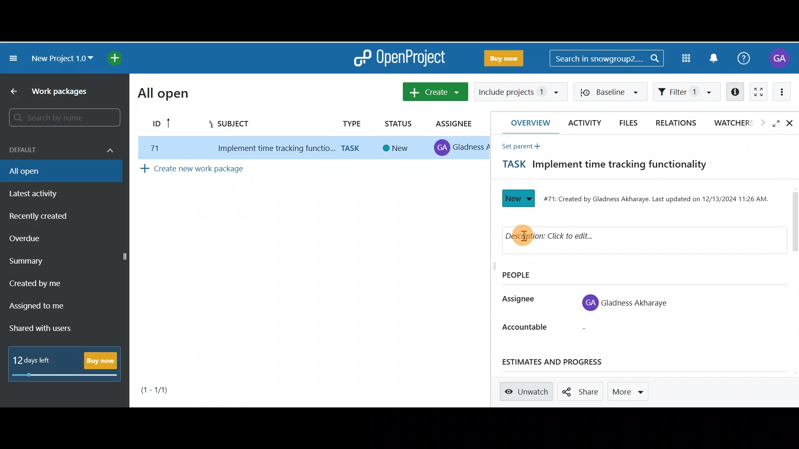  What do you see at coordinates (517, 300) in the screenshot?
I see `Assignee` at bounding box center [517, 300].